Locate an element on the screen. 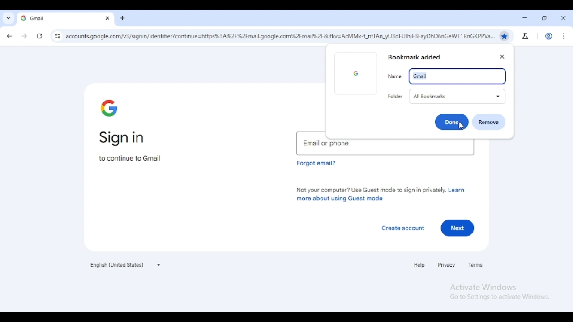  bookmark this tab is located at coordinates (505, 37).